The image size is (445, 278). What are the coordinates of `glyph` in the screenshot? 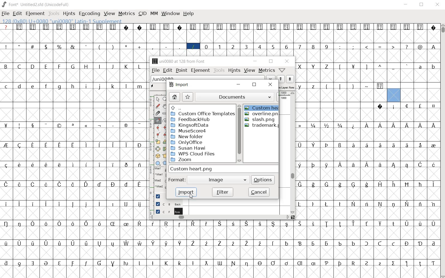 It's located at (206, 224).